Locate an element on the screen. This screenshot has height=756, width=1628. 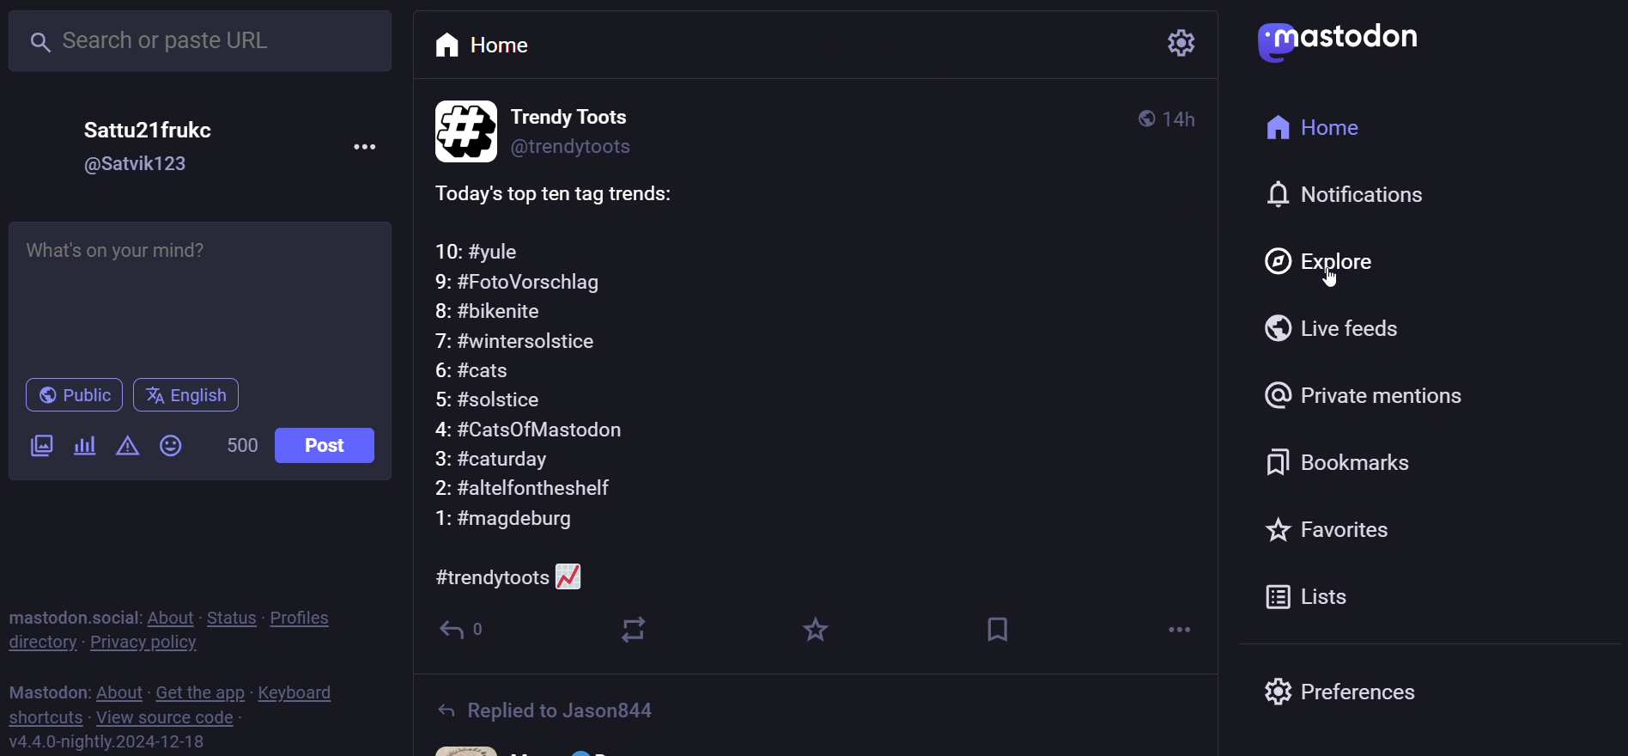
list is located at coordinates (1309, 596).